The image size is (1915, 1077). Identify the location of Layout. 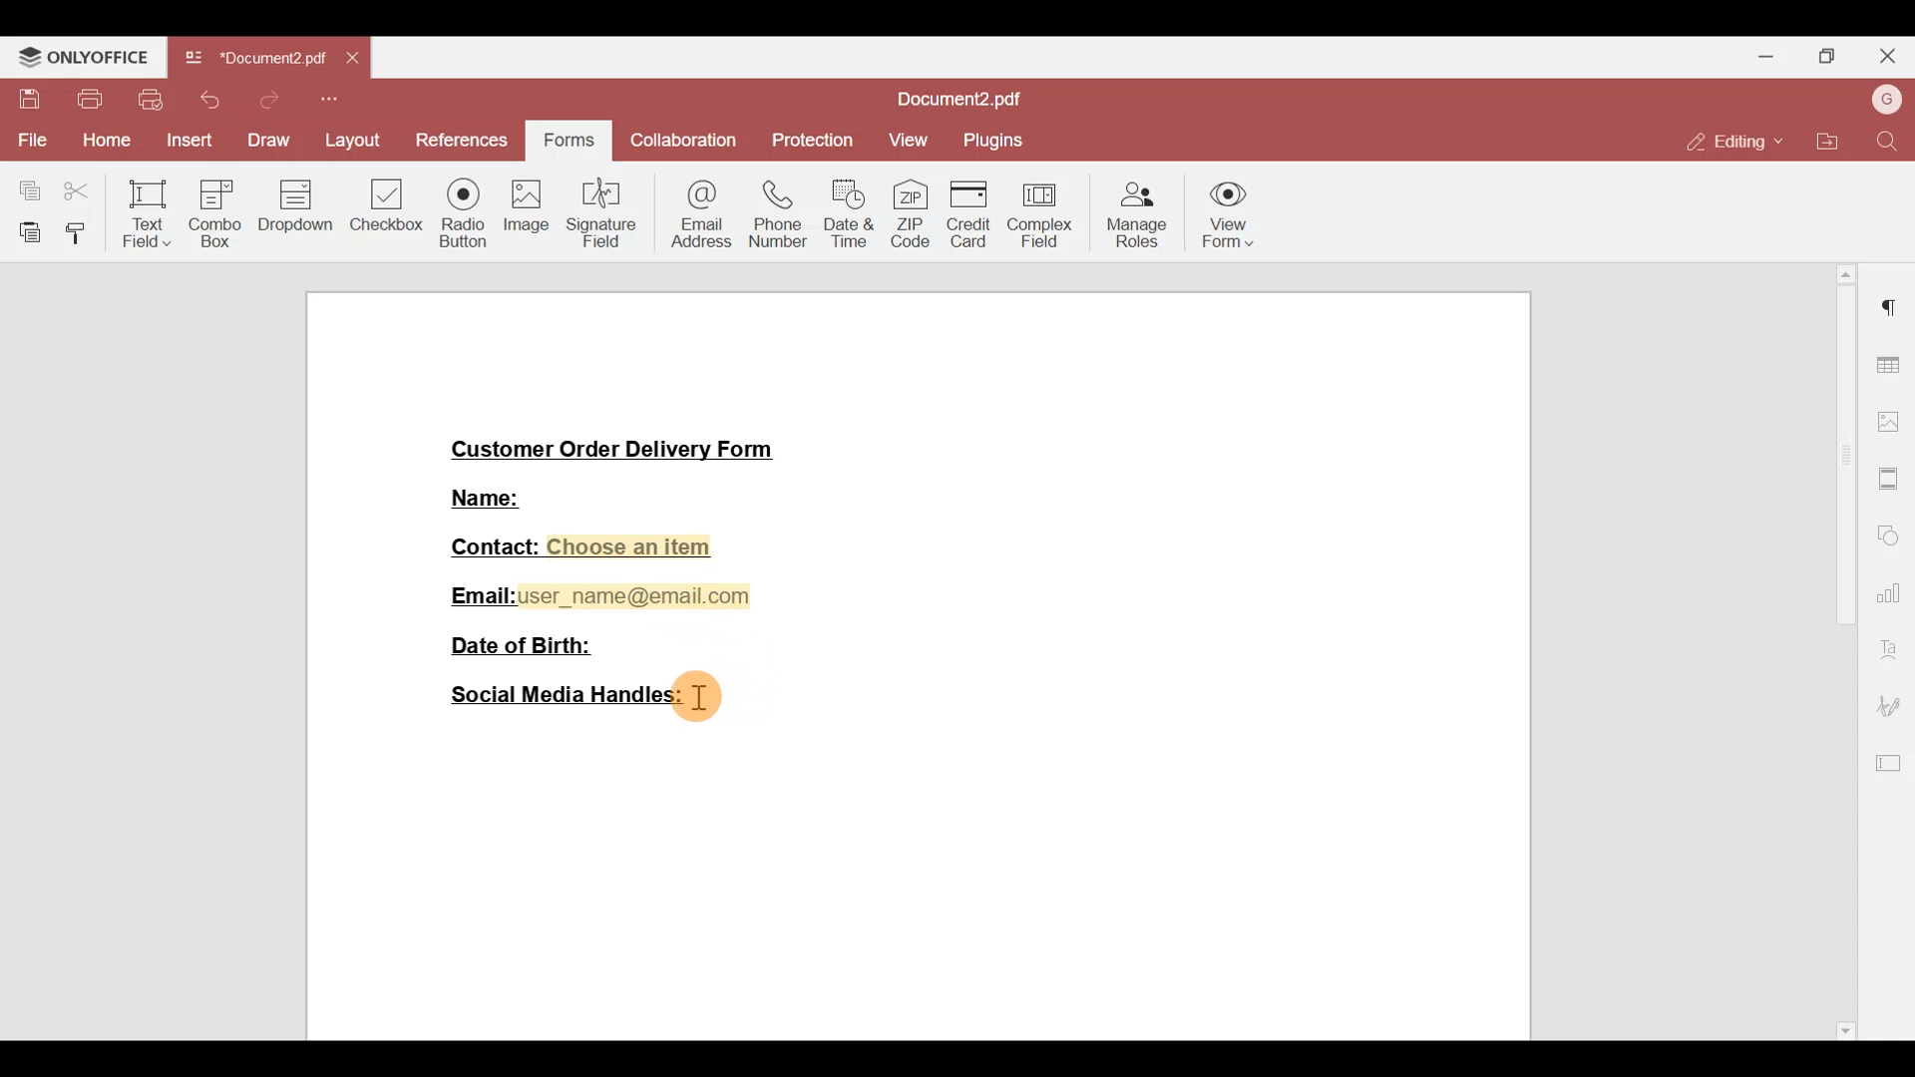
(350, 138).